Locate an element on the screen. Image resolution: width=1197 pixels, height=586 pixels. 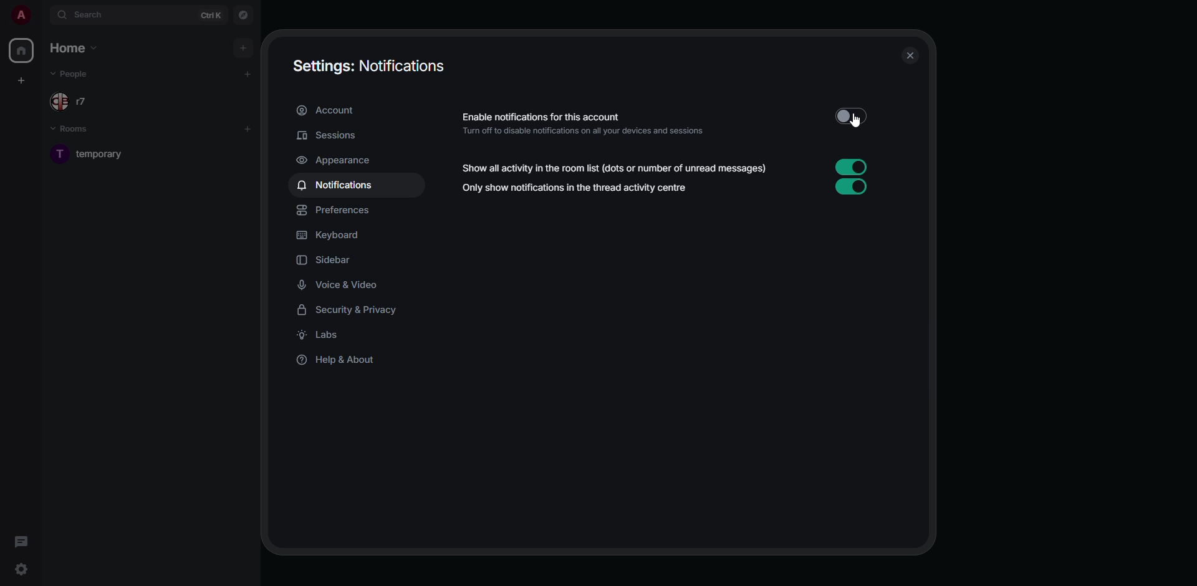
voice & video is located at coordinates (340, 285).